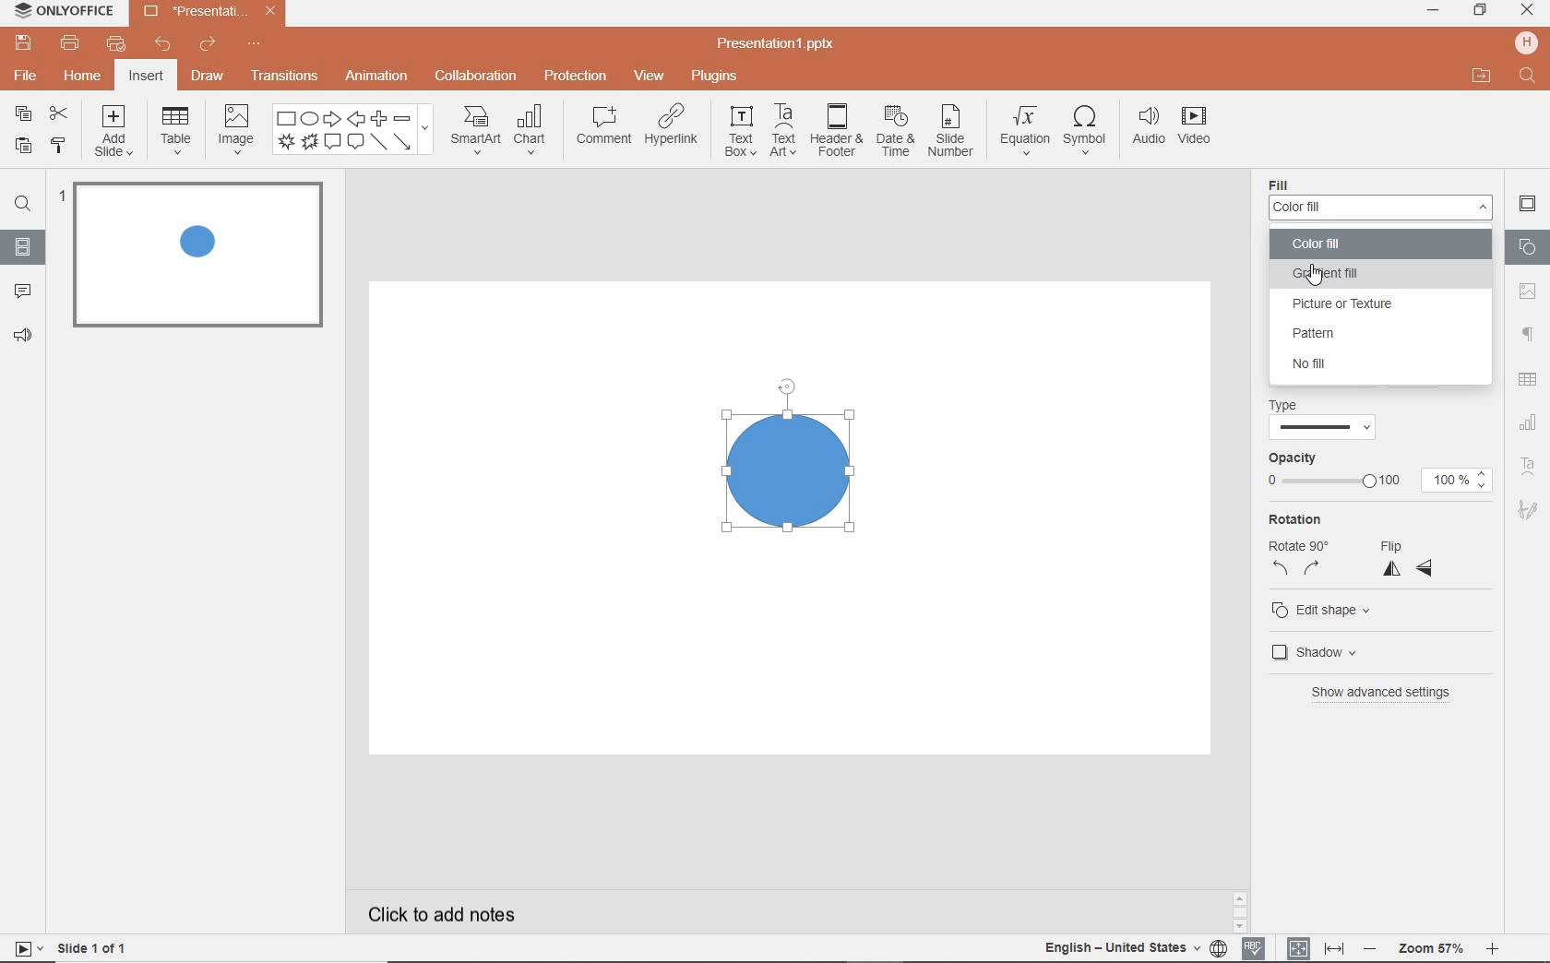 This screenshot has height=963, width=1550. I want to click on text input, so click(1528, 77).